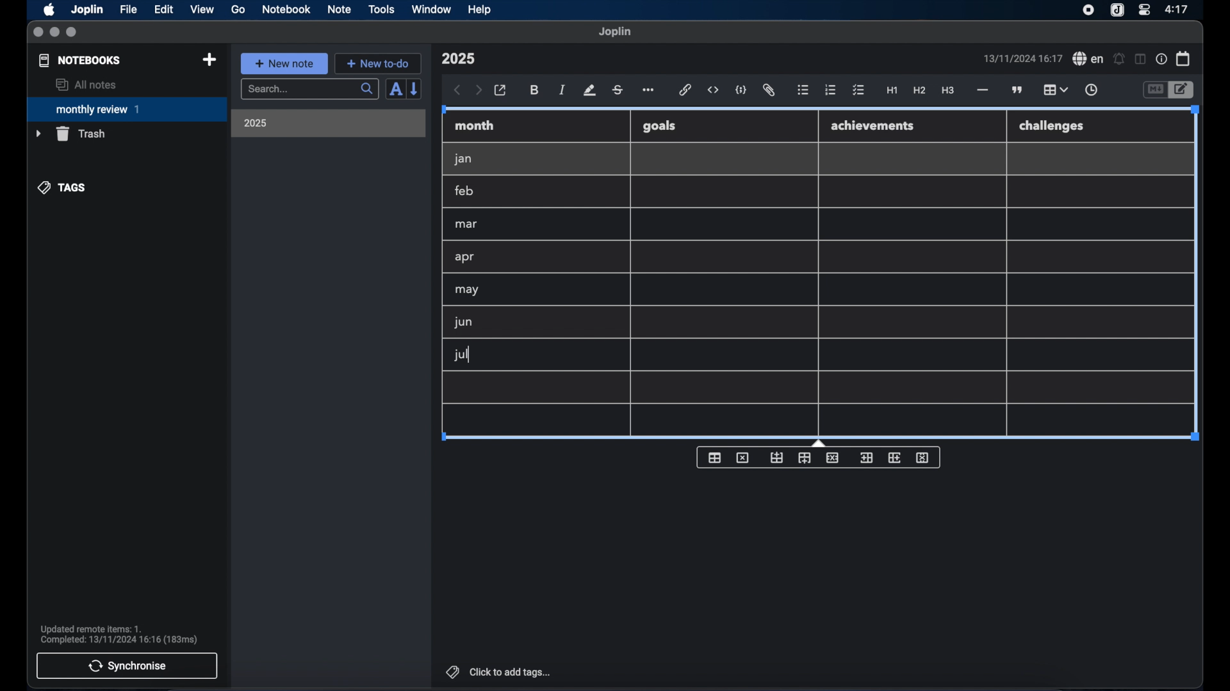  What do you see at coordinates (1022, 58) in the screenshot?
I see `date` at bounding box center [1022, 58].